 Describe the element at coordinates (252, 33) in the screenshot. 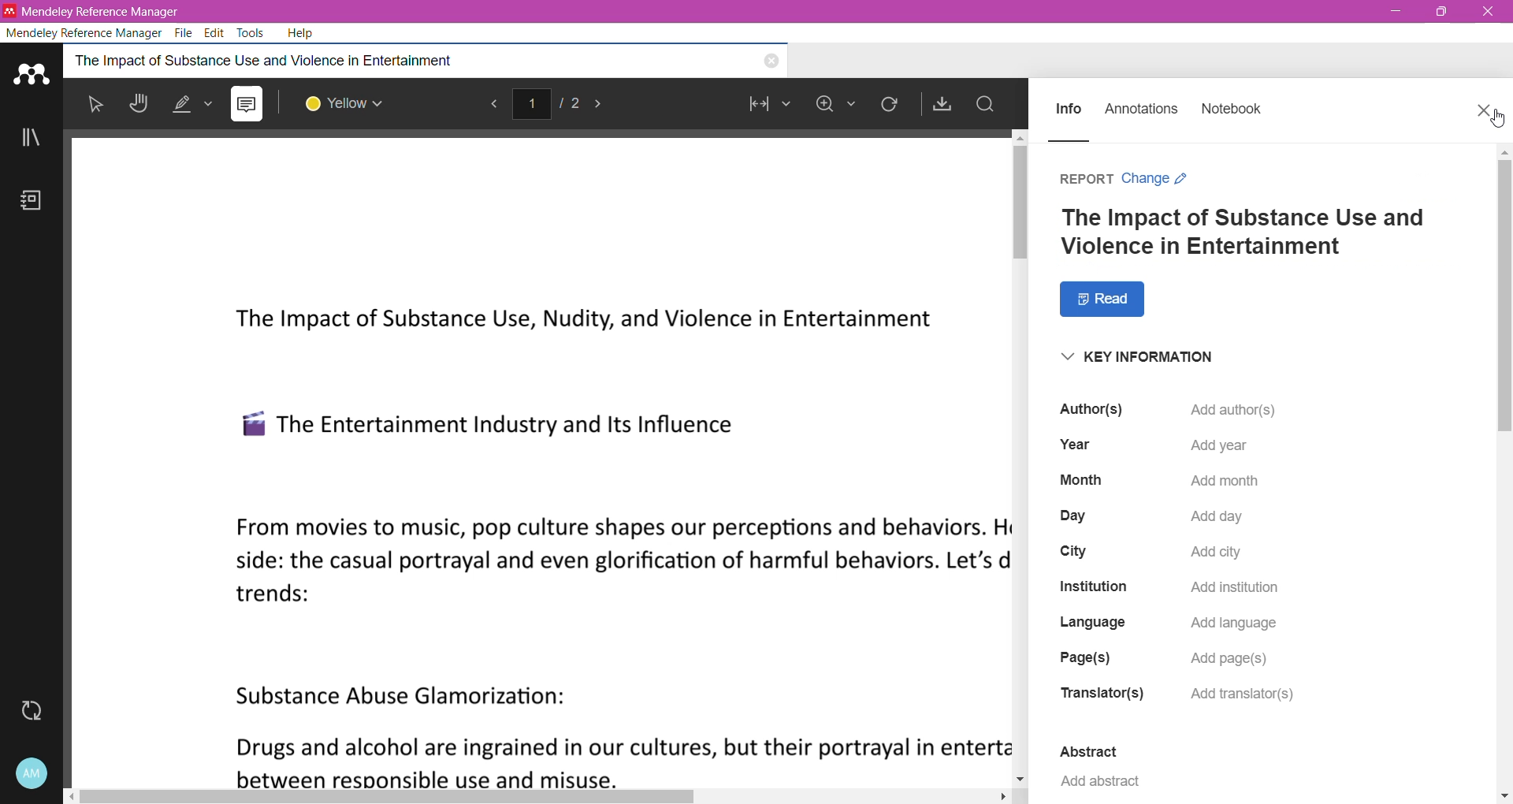

I see `Tools` at that location.